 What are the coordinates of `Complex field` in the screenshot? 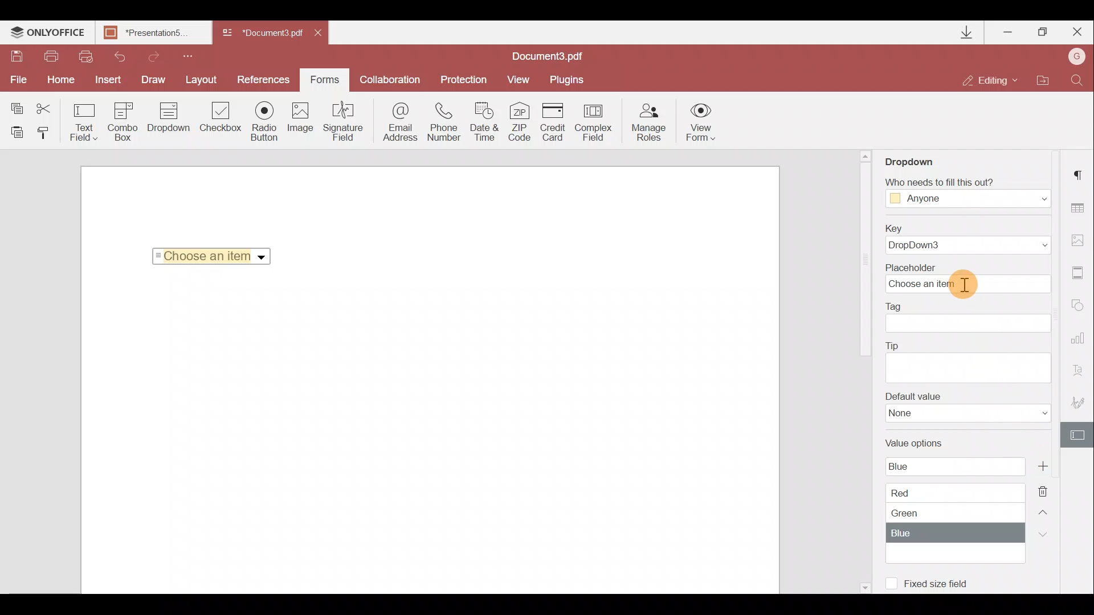 It's located at (594, 121).